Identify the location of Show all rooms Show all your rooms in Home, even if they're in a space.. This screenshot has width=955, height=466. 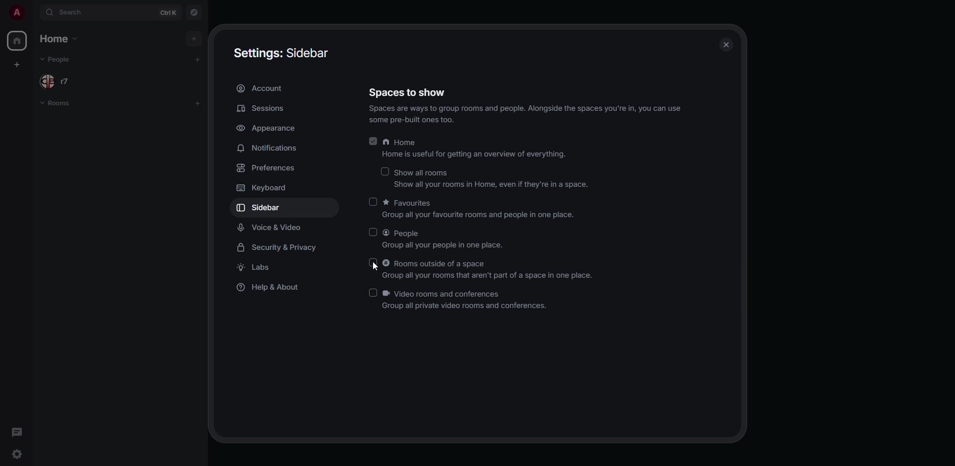
(492, 179).